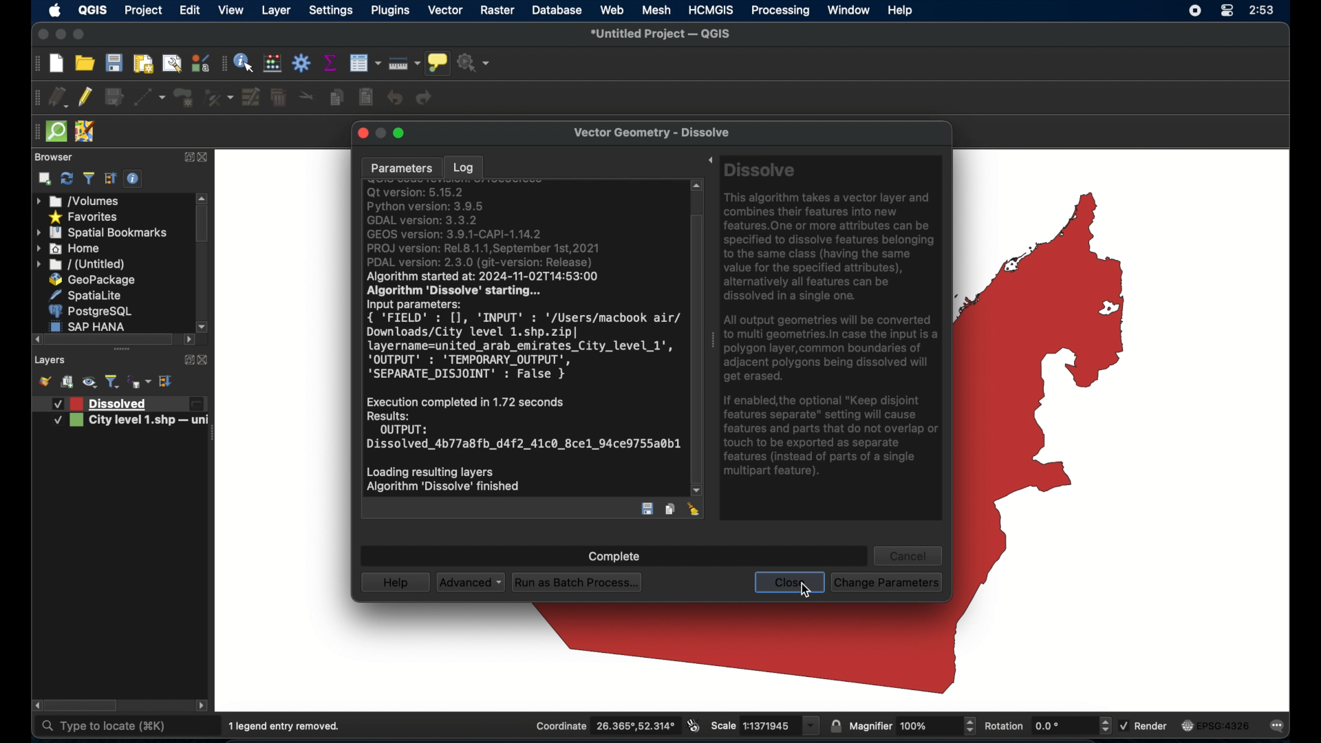 This screenshot has width=1321, height=743. Describe the element at coordinates (86, 131) in the screenshot. I see `jsom remote` at that location.